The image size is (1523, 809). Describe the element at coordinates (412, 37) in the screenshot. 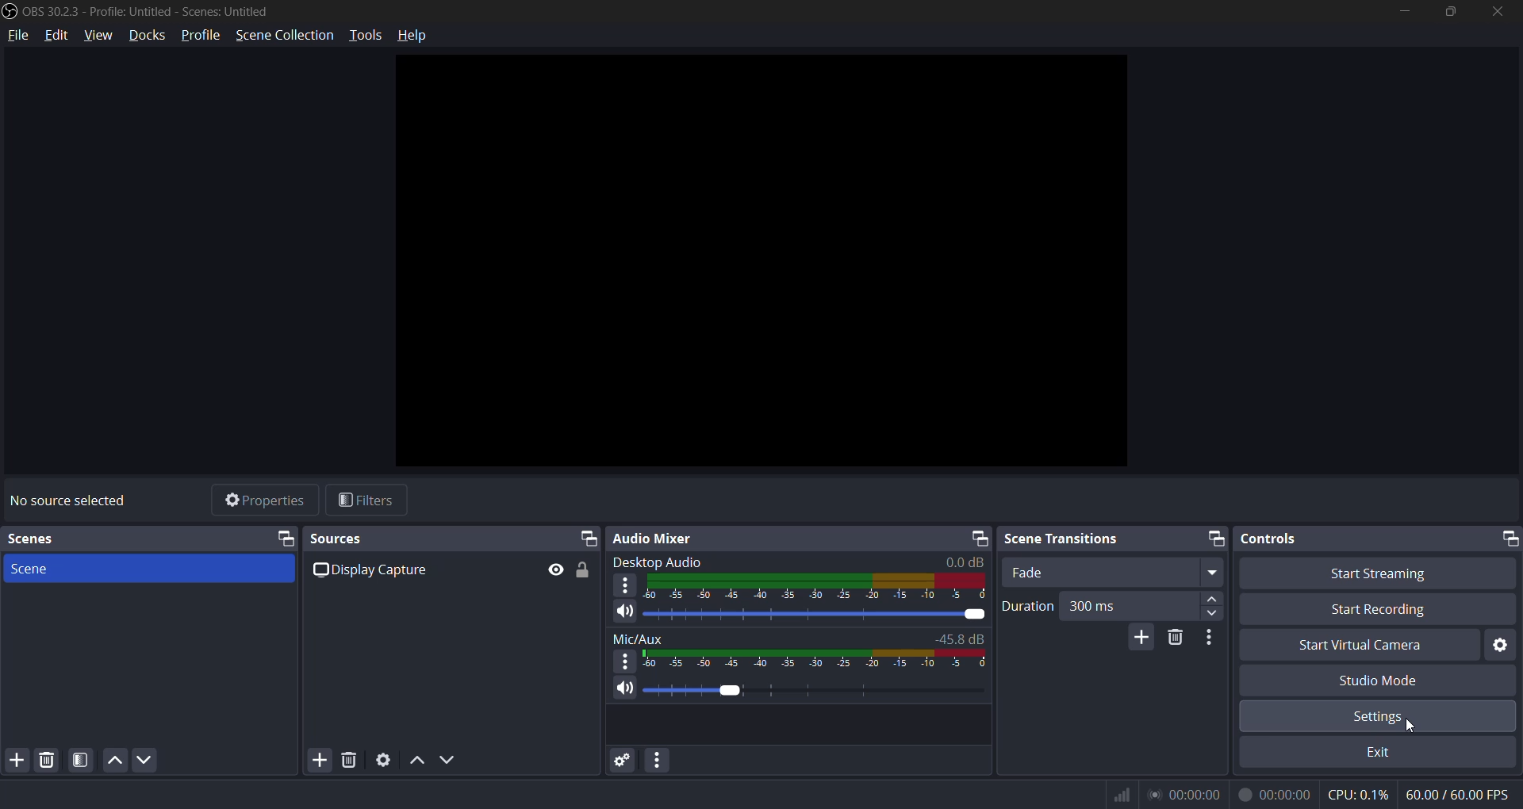

I see `help` at that location.